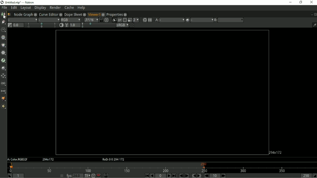 The width and height of the screenshot is (317, 178). I want to click on Turbo mode, so click(93, 175).